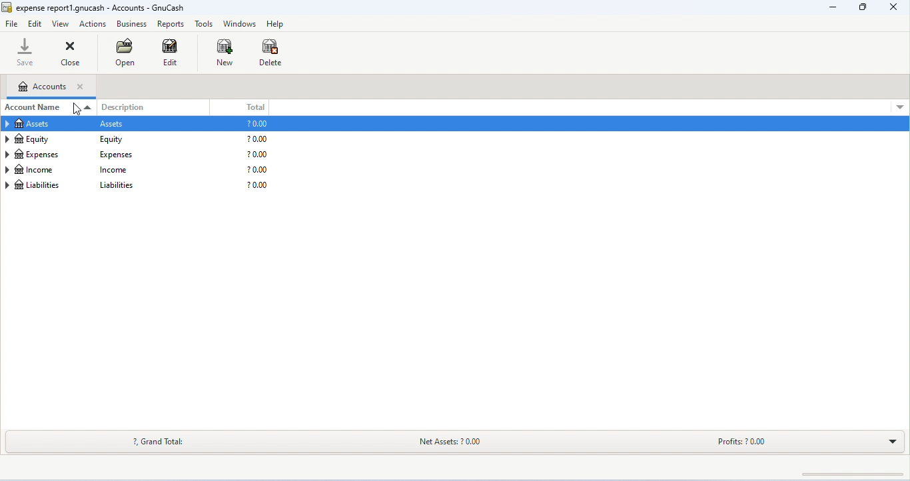  What do you see at coordinates (115, 140) in the screenshot?
I see `equity description` at bounding box center [115, 140].